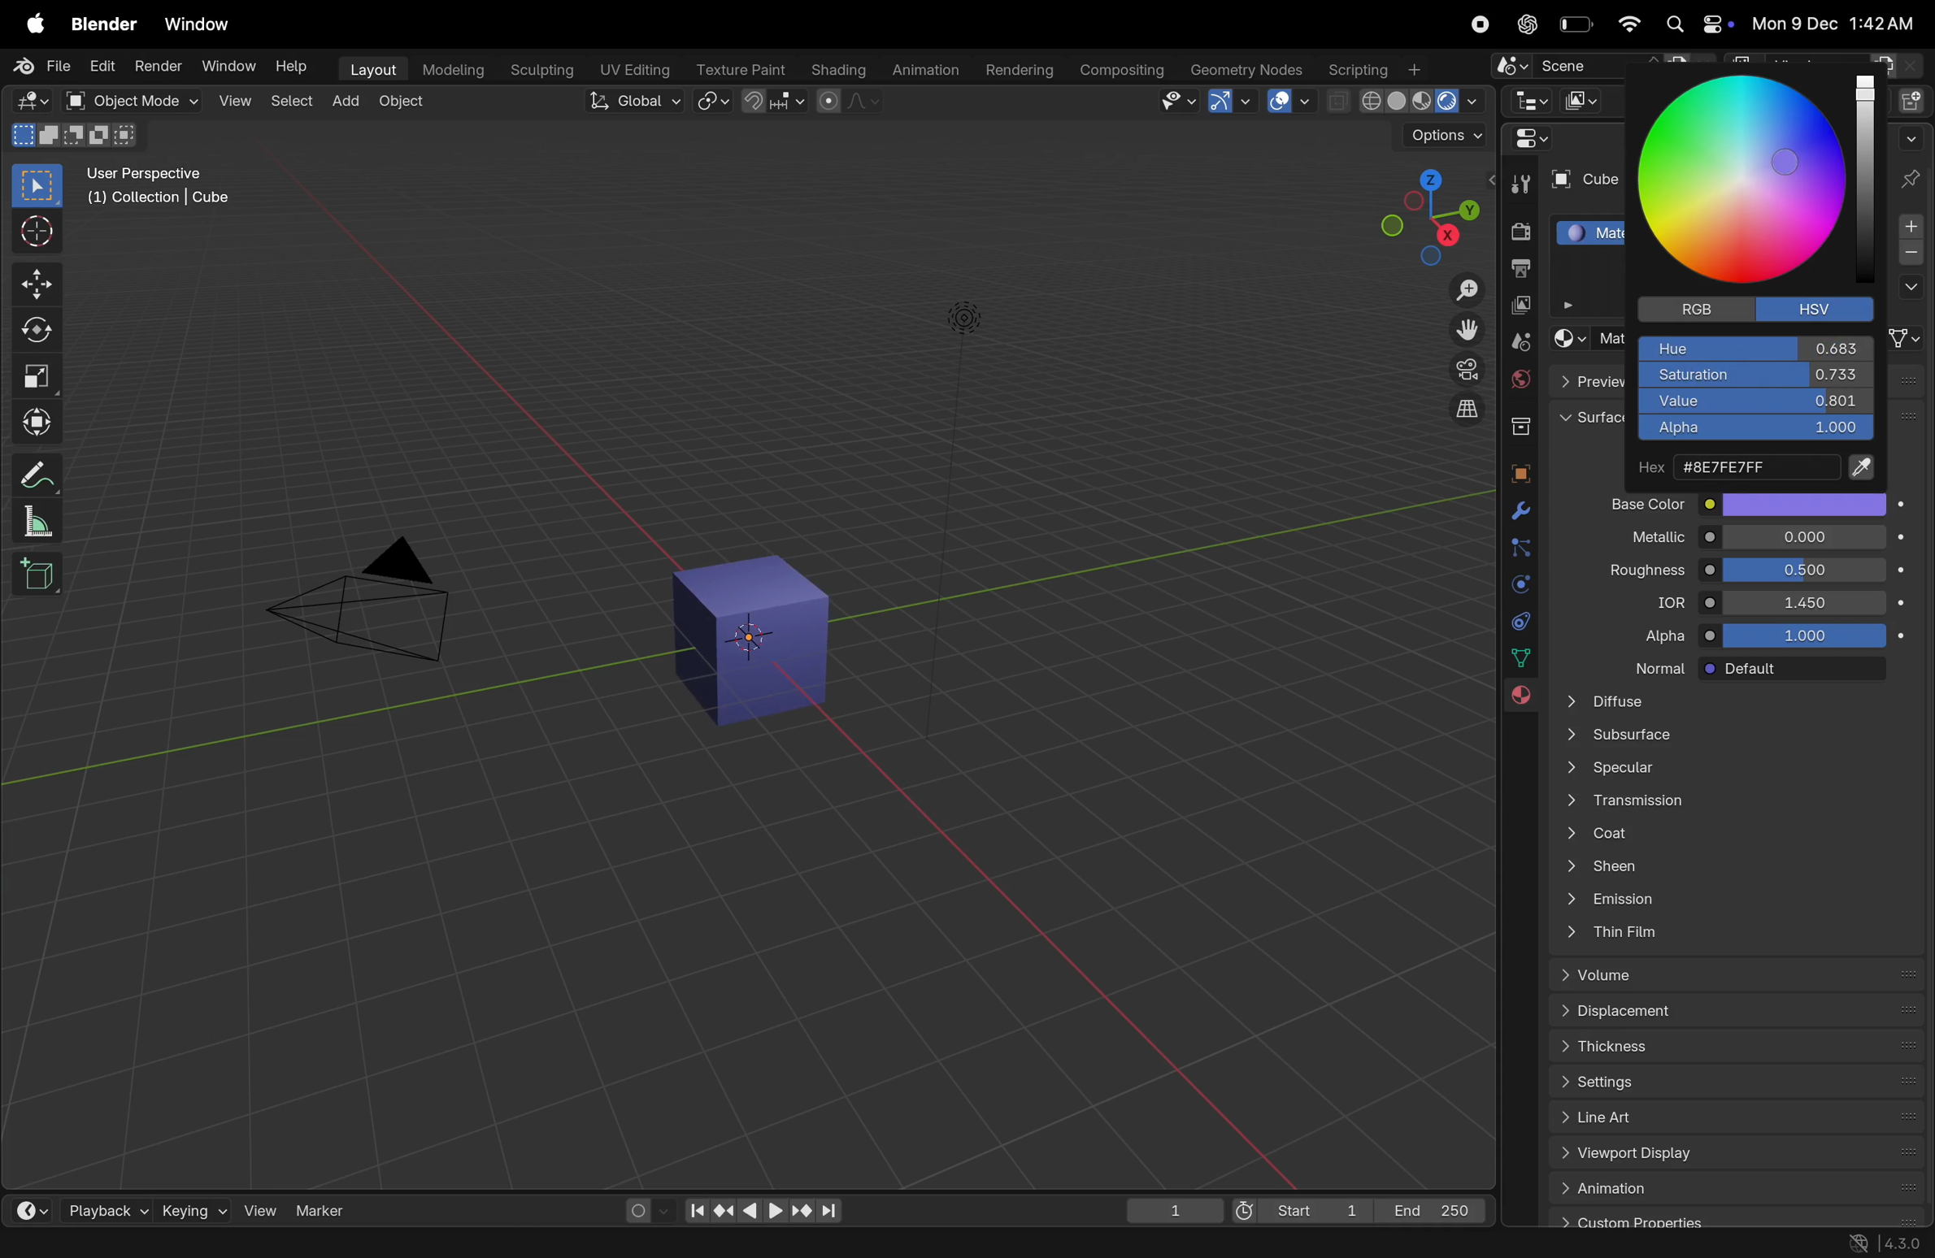 The height and width of the screenshot is (1258, 1935). Describe the element at coordinates (1518, 379) in the screenshot. I see `world` at that location.